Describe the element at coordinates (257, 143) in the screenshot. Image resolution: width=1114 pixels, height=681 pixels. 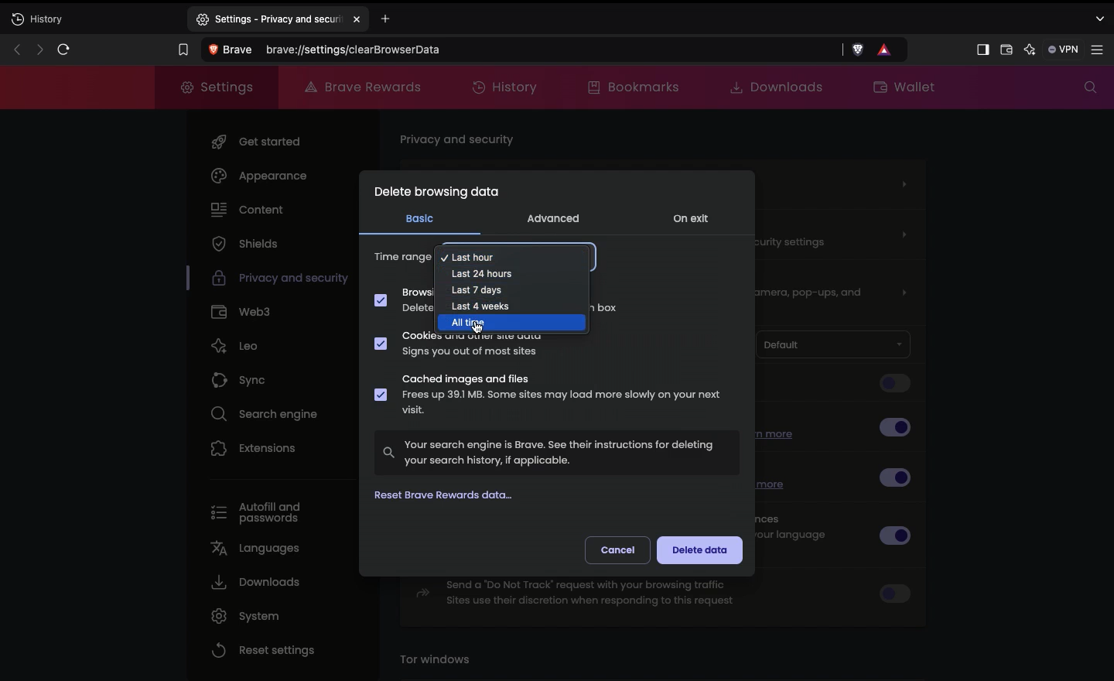
I see `Get started` at that location.